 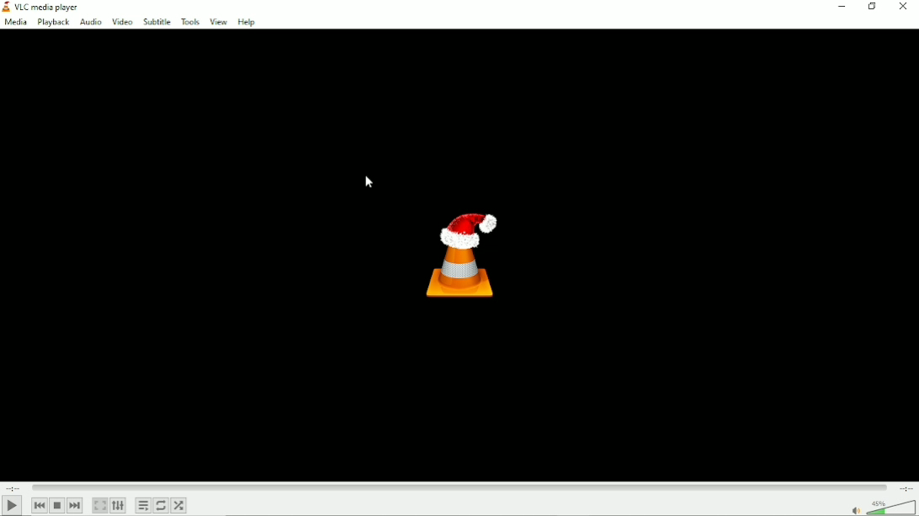 What do you see at coordinates (12, 506) in the screenshot?
I see `Play` at bounding box center [12, 506].